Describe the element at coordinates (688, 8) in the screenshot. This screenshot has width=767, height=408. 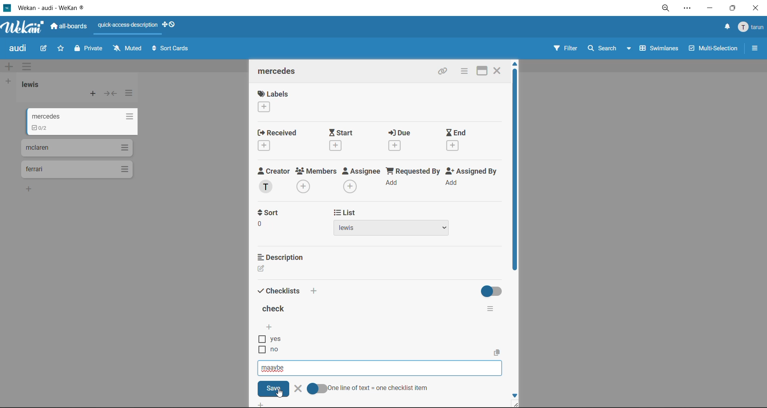
I see `settings` at that location.